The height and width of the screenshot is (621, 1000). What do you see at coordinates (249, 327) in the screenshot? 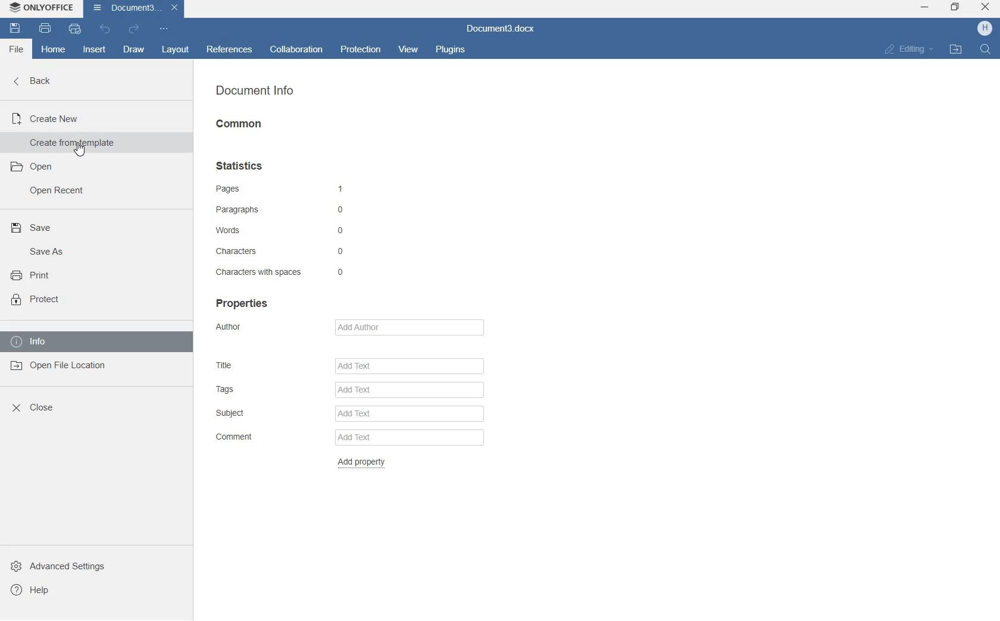
I see `author` at bounding box center [249, 327].